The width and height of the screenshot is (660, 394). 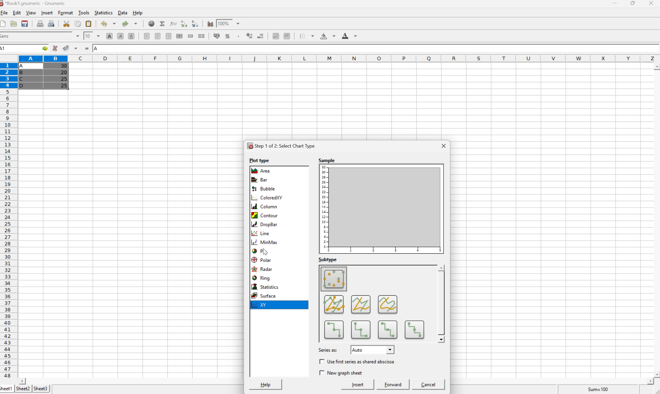 What do you see at coordinates (120, 36) in the screenshot?
I see `Italic` at bounding box center [120, 36].